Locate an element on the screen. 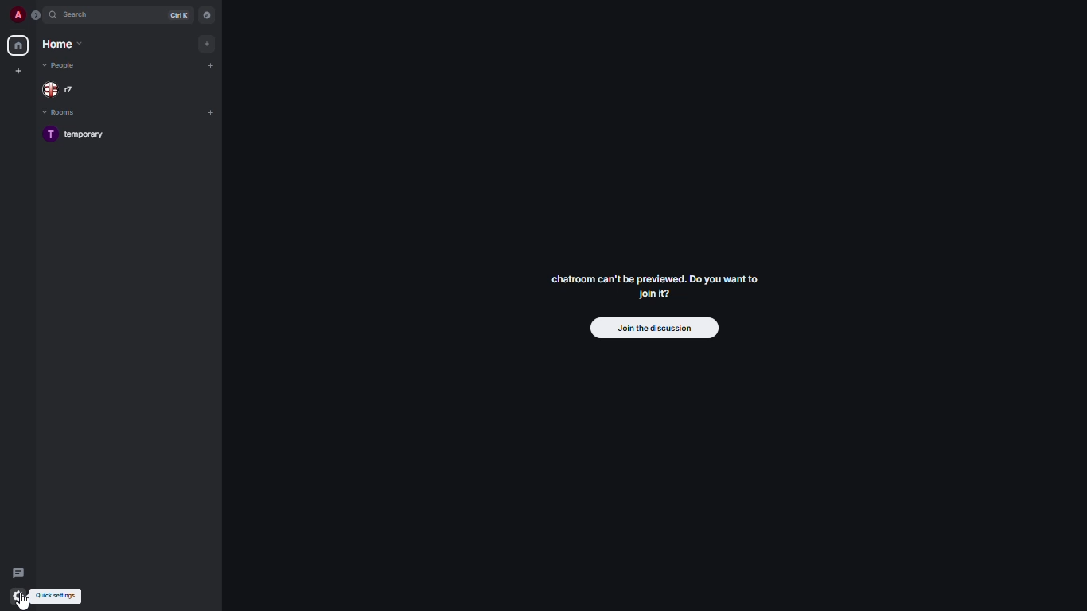  cursor is located at coordinates (25, 601).